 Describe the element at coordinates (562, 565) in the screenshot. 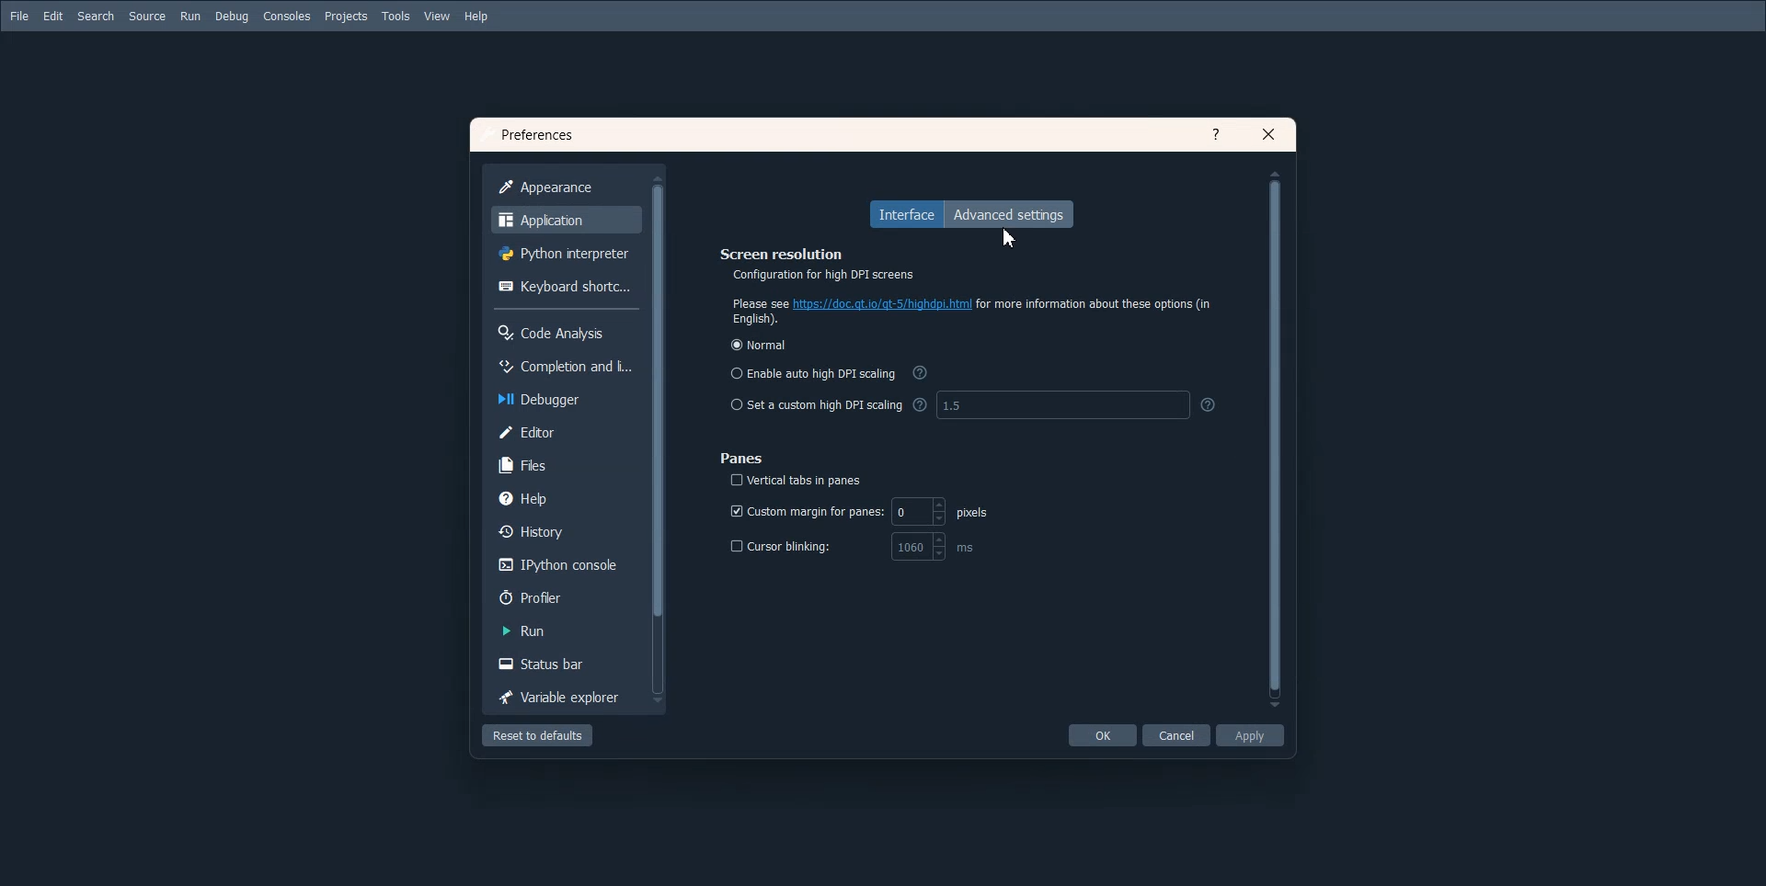

I see `IPython console` at that location.